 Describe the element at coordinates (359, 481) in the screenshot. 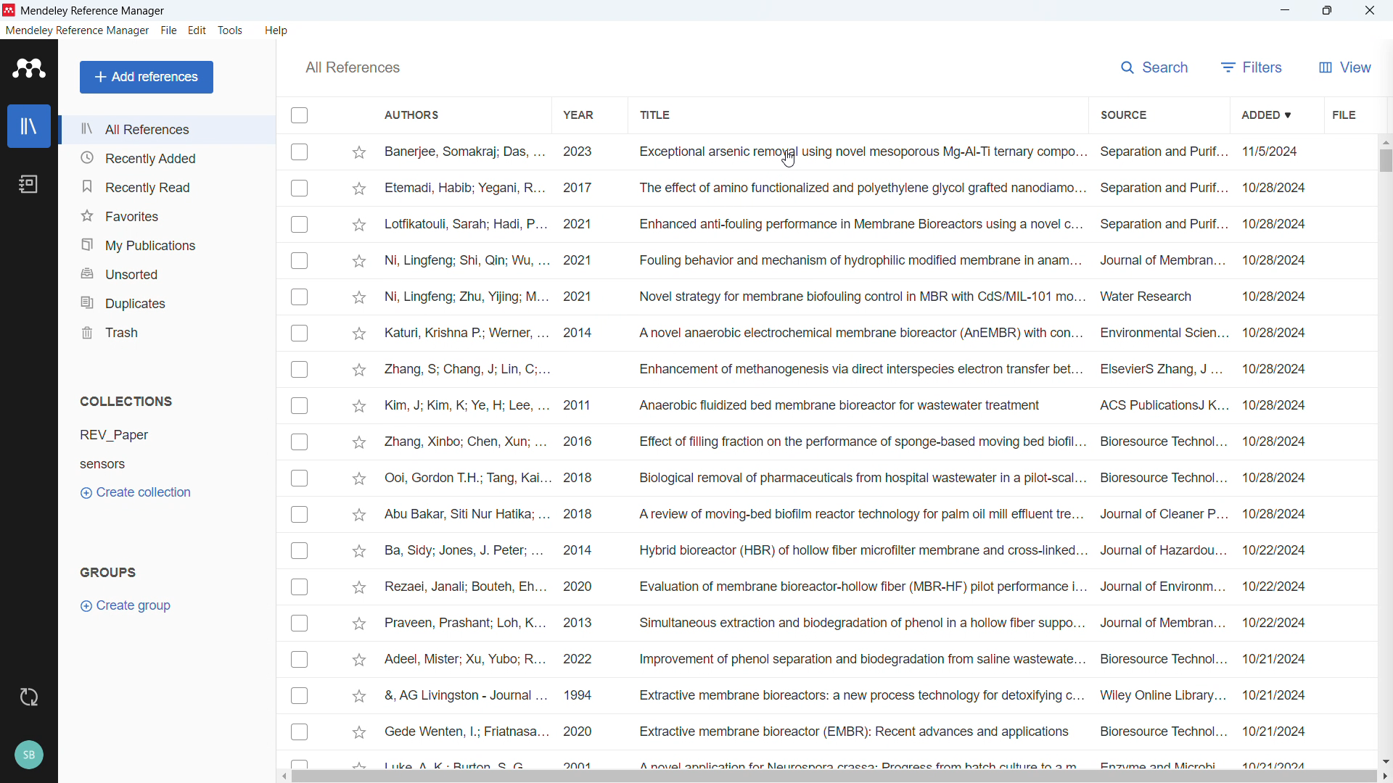

I see `click to starmark individual entries` at that location.